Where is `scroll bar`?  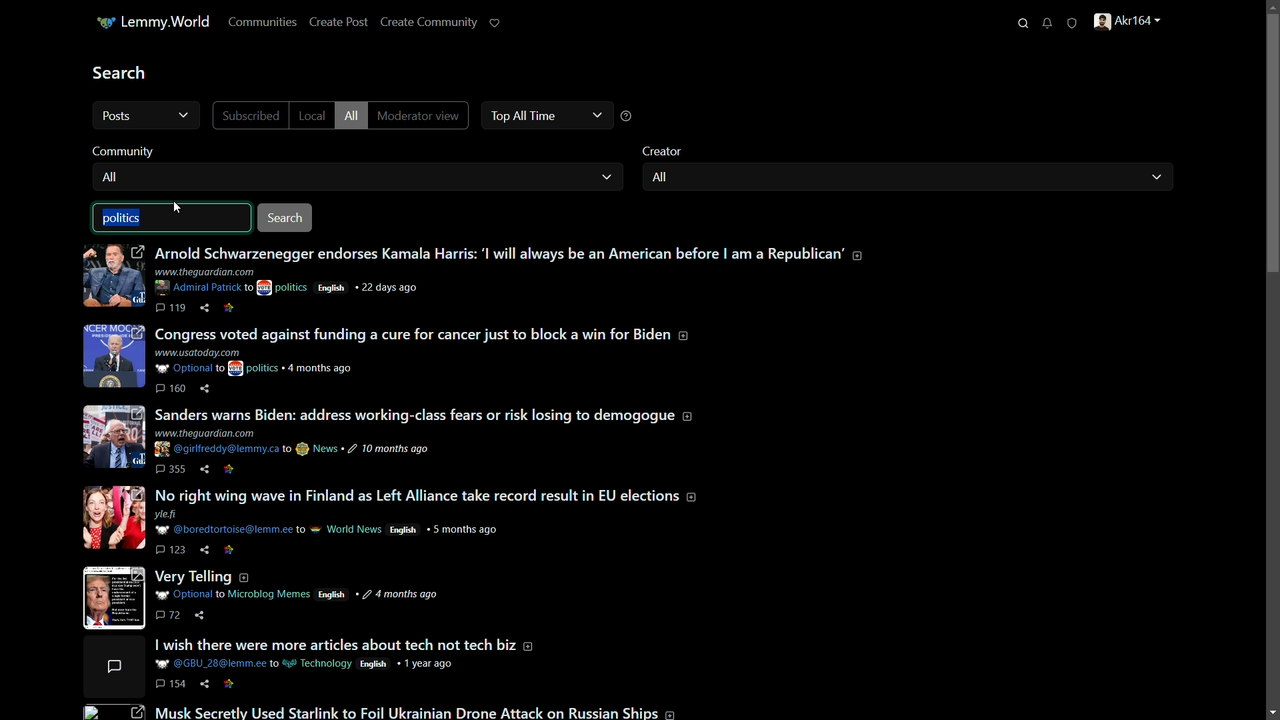 scroll bar is located at coordinates (1272, 361).